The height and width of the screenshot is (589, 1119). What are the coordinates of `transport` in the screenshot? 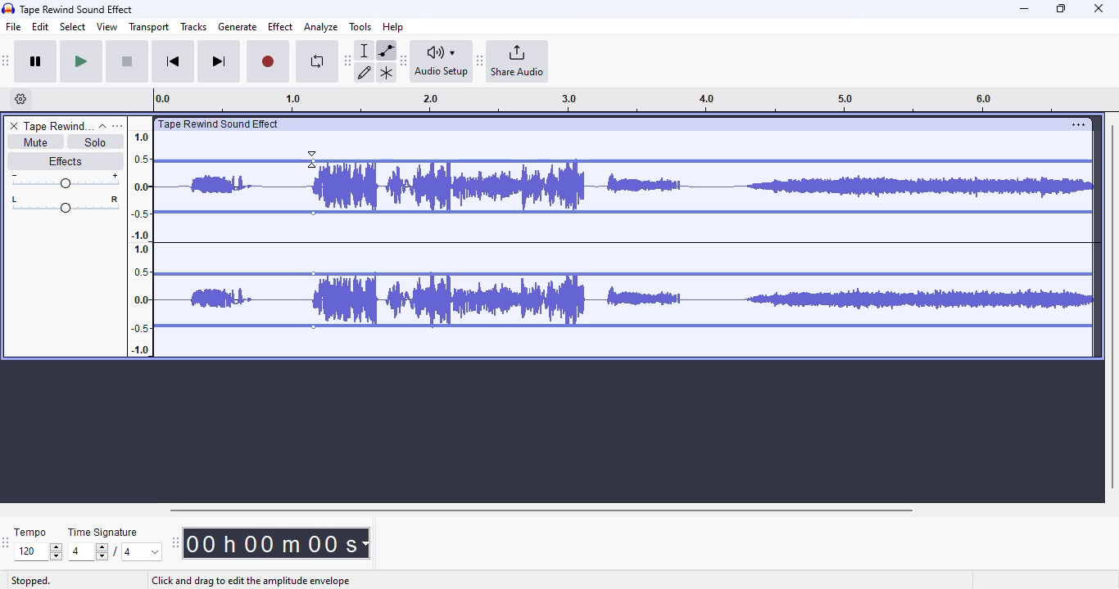 It's located at (150, 27).